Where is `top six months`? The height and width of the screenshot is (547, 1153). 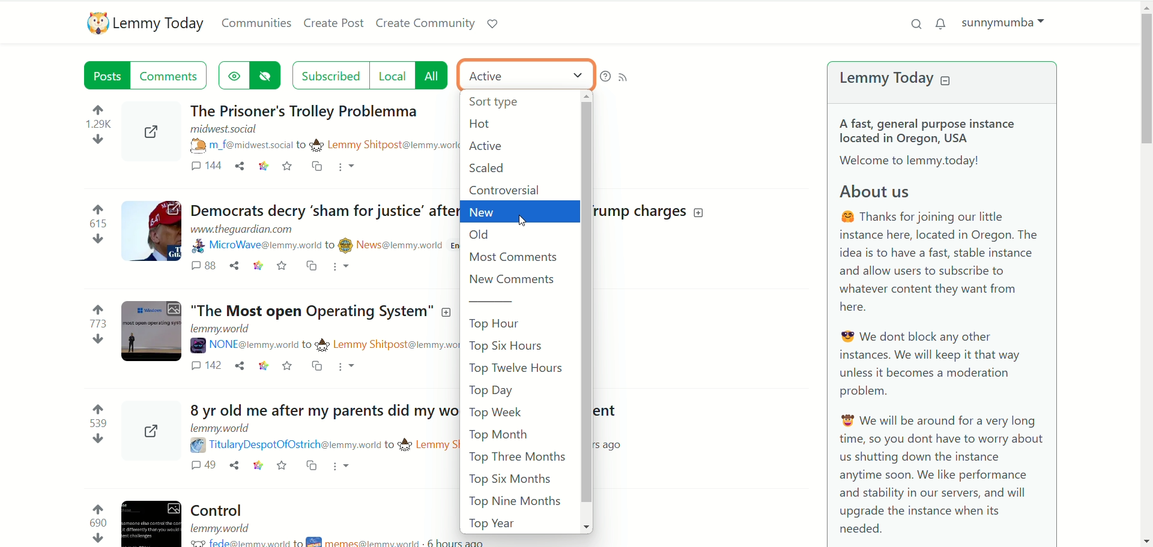
top six months is located at coordinates (512, 480).